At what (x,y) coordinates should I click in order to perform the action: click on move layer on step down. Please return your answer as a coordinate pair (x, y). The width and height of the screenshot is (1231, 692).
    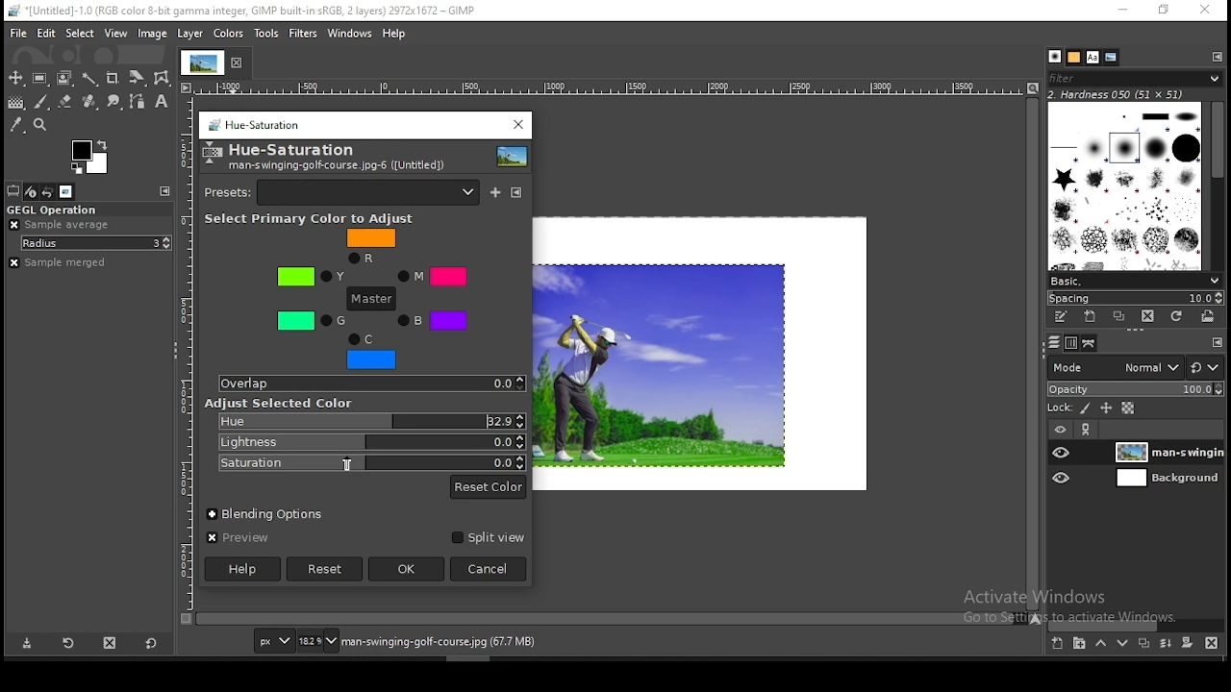
    Looking at the image, I should click on (1122, 643).